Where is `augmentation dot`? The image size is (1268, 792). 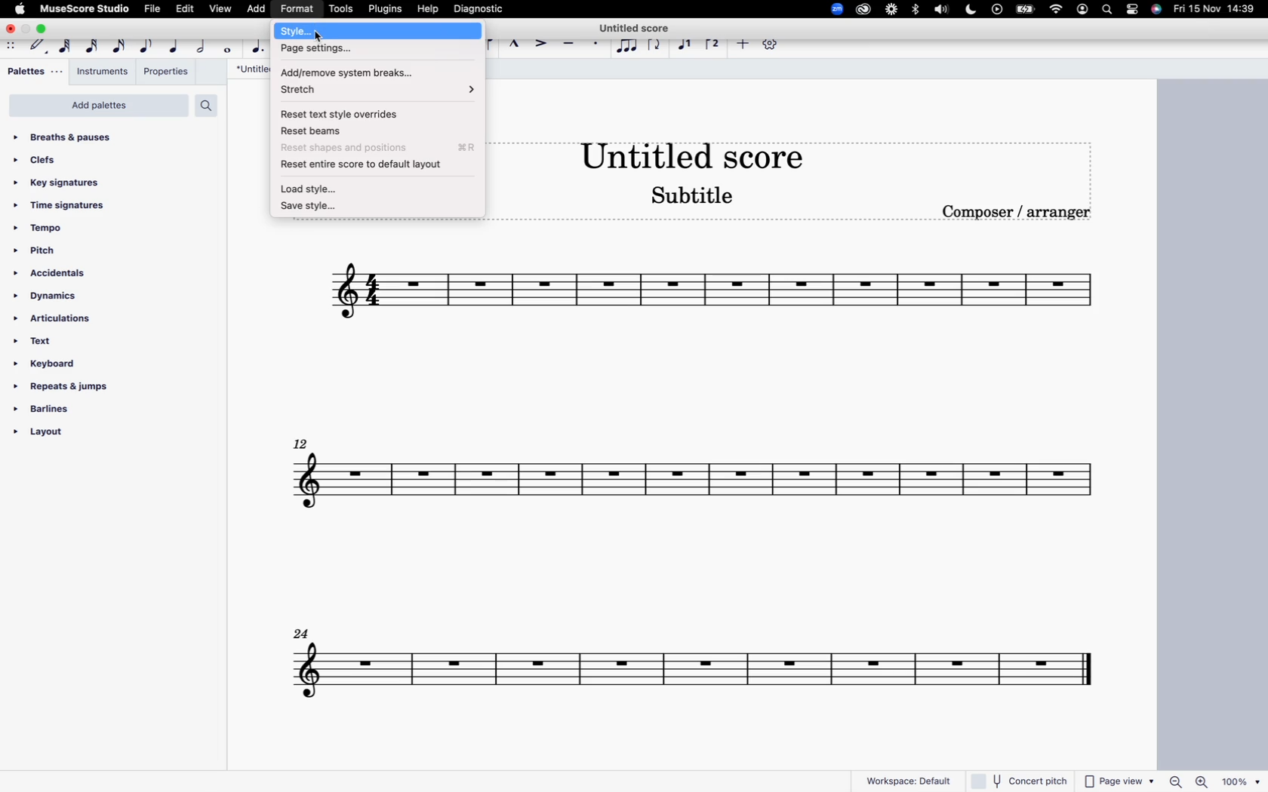
augmentation dot is located at coordinates (258, 47).